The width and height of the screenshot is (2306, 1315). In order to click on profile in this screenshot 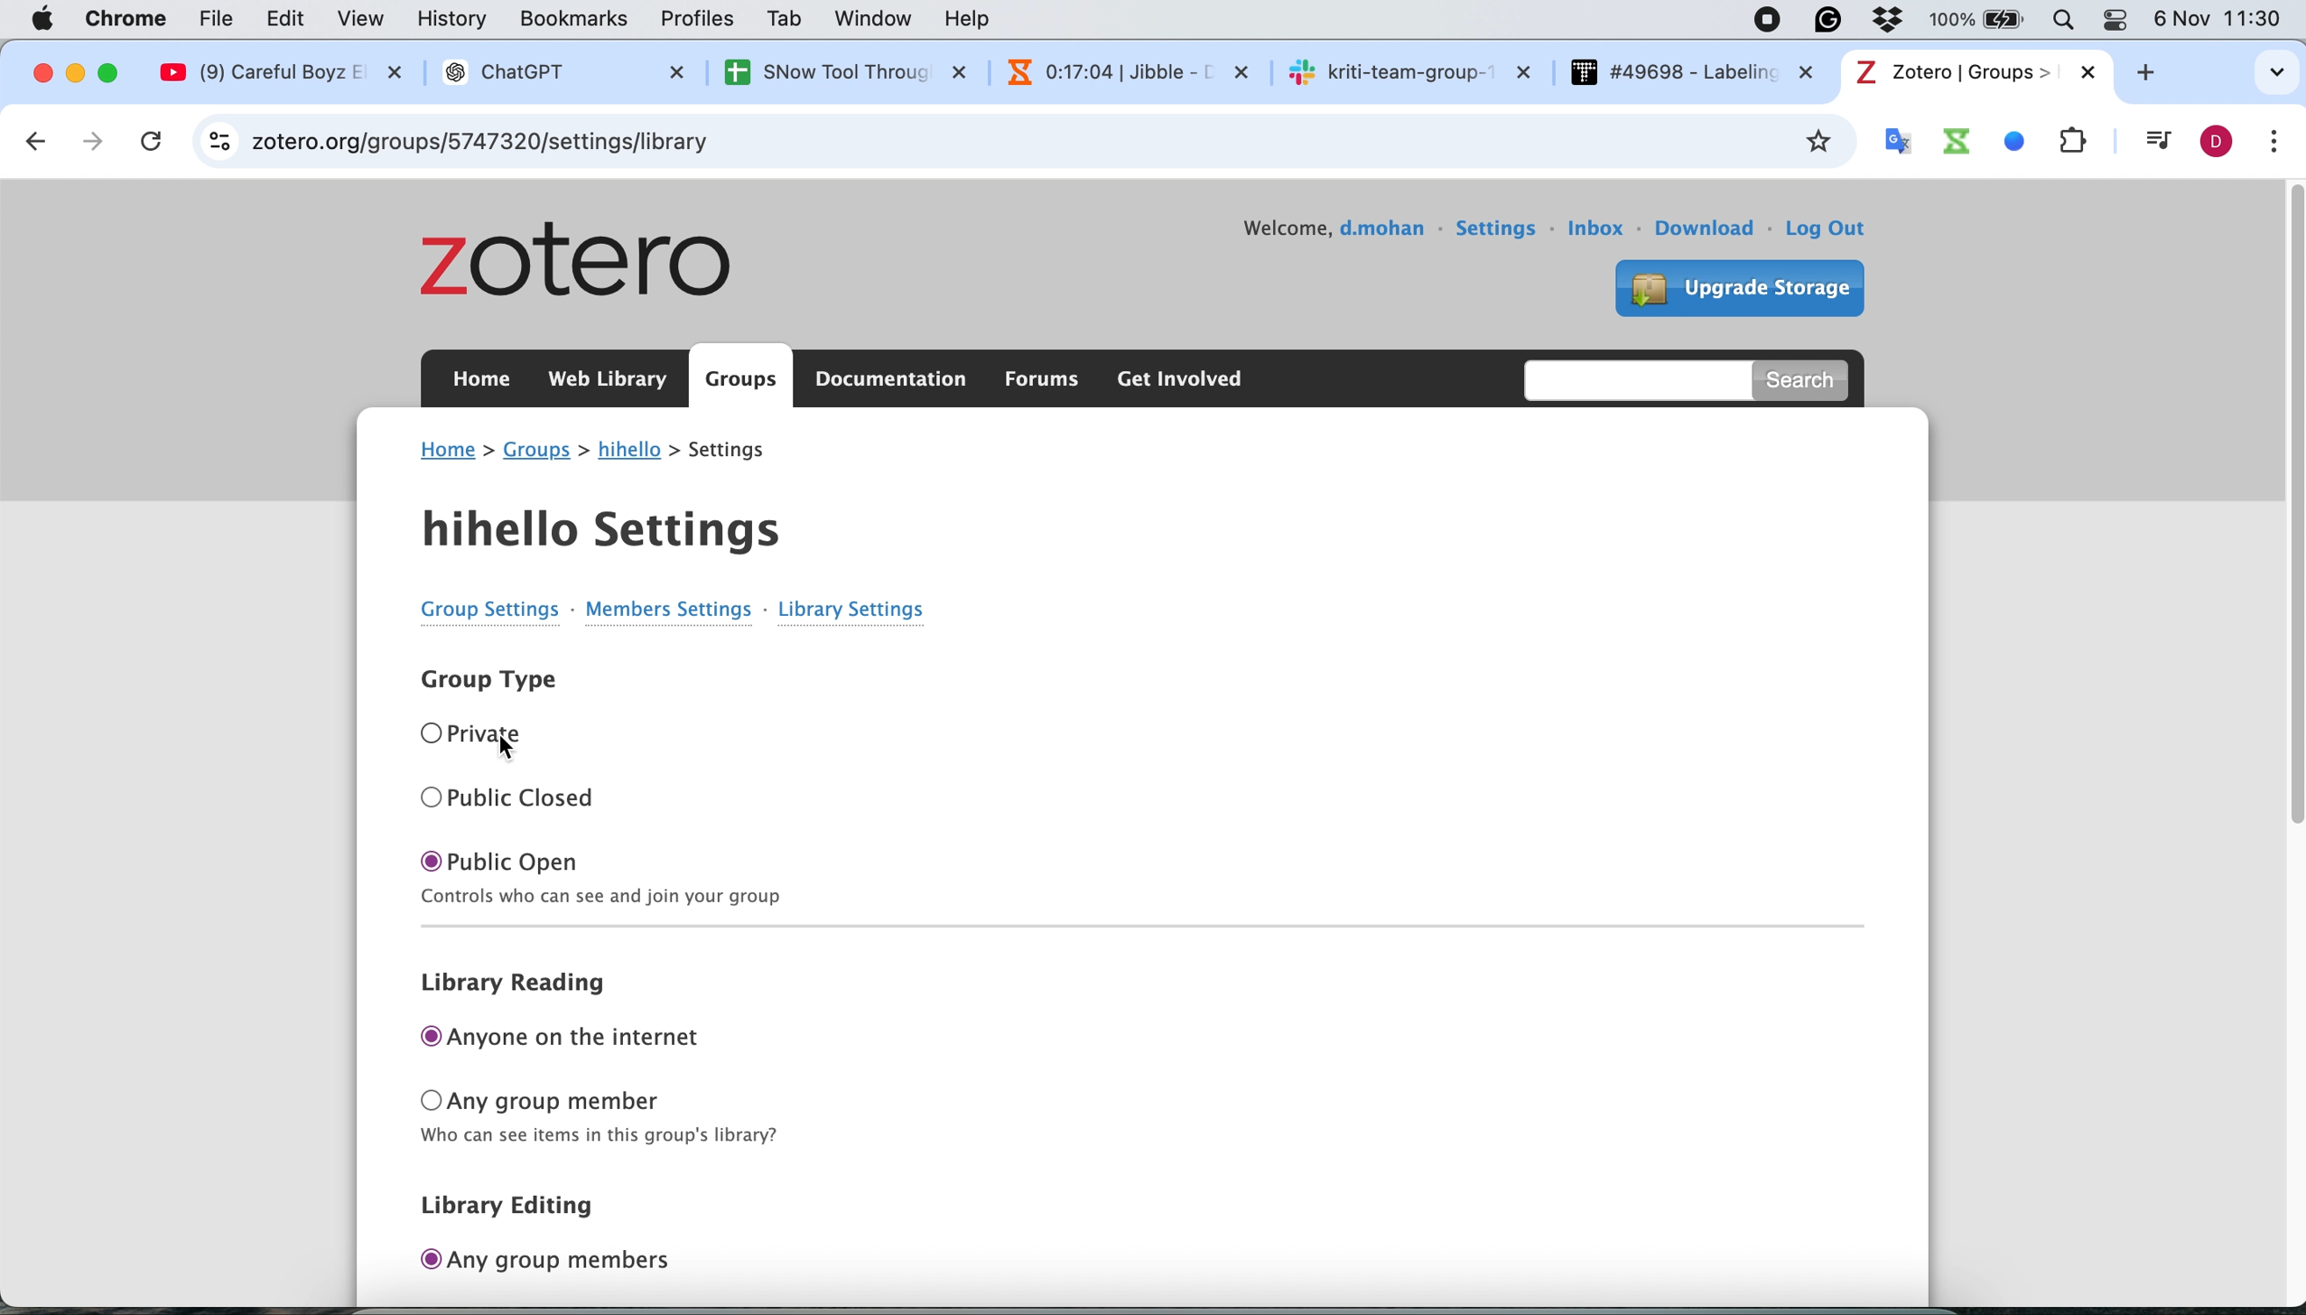, I will do `click(2211, 144)`.